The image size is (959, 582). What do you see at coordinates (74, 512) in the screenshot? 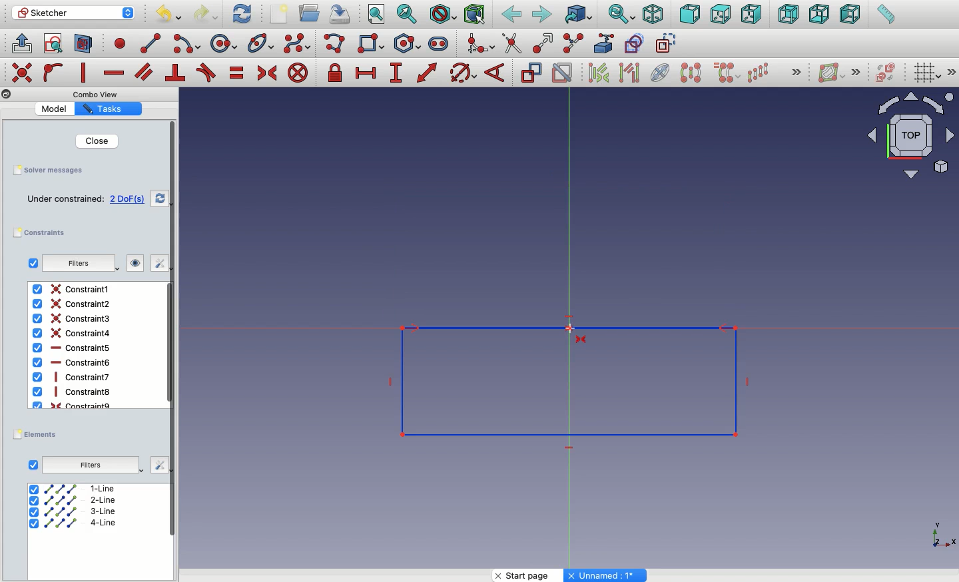
I see `3-line` at bounding box center [74, 512].